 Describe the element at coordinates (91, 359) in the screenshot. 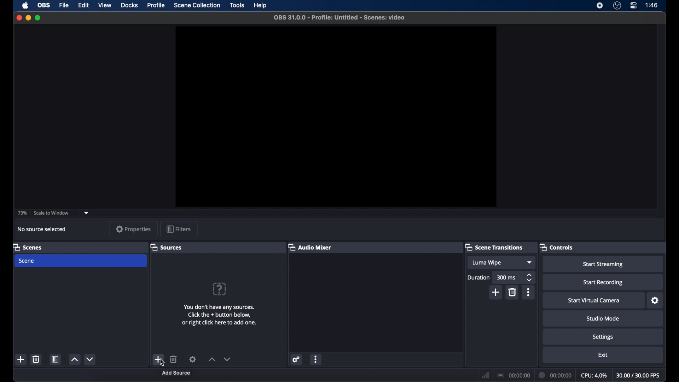

I see `decrement` at that location.